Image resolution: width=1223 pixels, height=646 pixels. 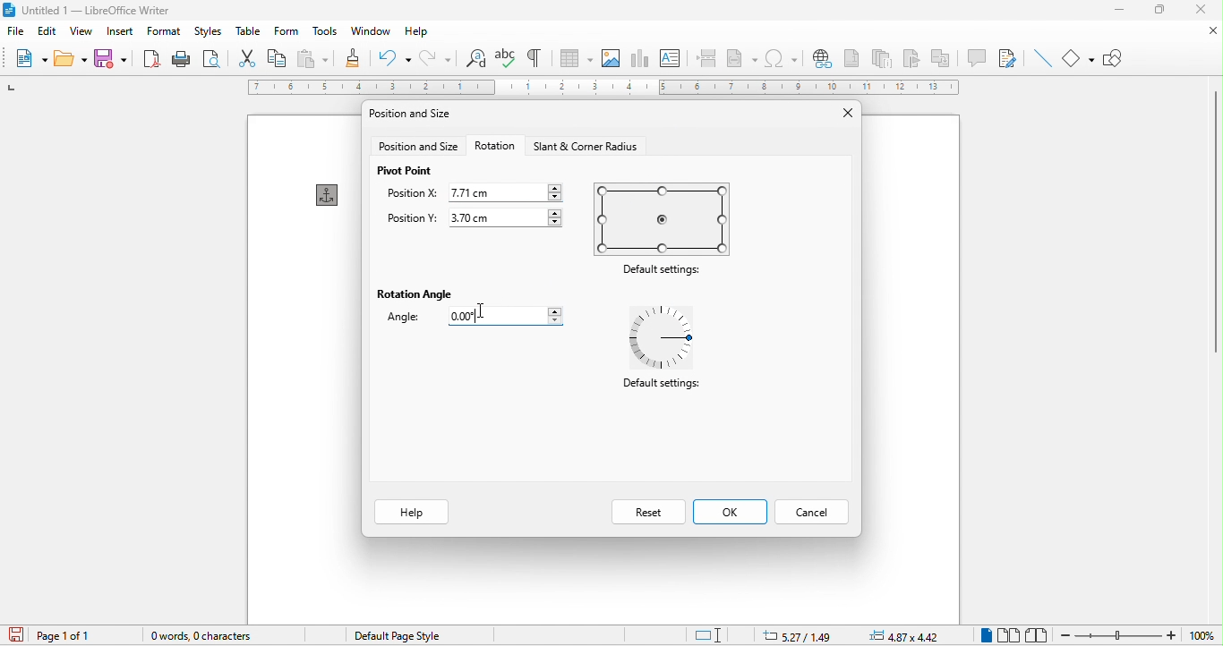 What do you see at coordinates (670, 271) in the screenshot?
I see `Default settings:` at bounding box center [670, 271].